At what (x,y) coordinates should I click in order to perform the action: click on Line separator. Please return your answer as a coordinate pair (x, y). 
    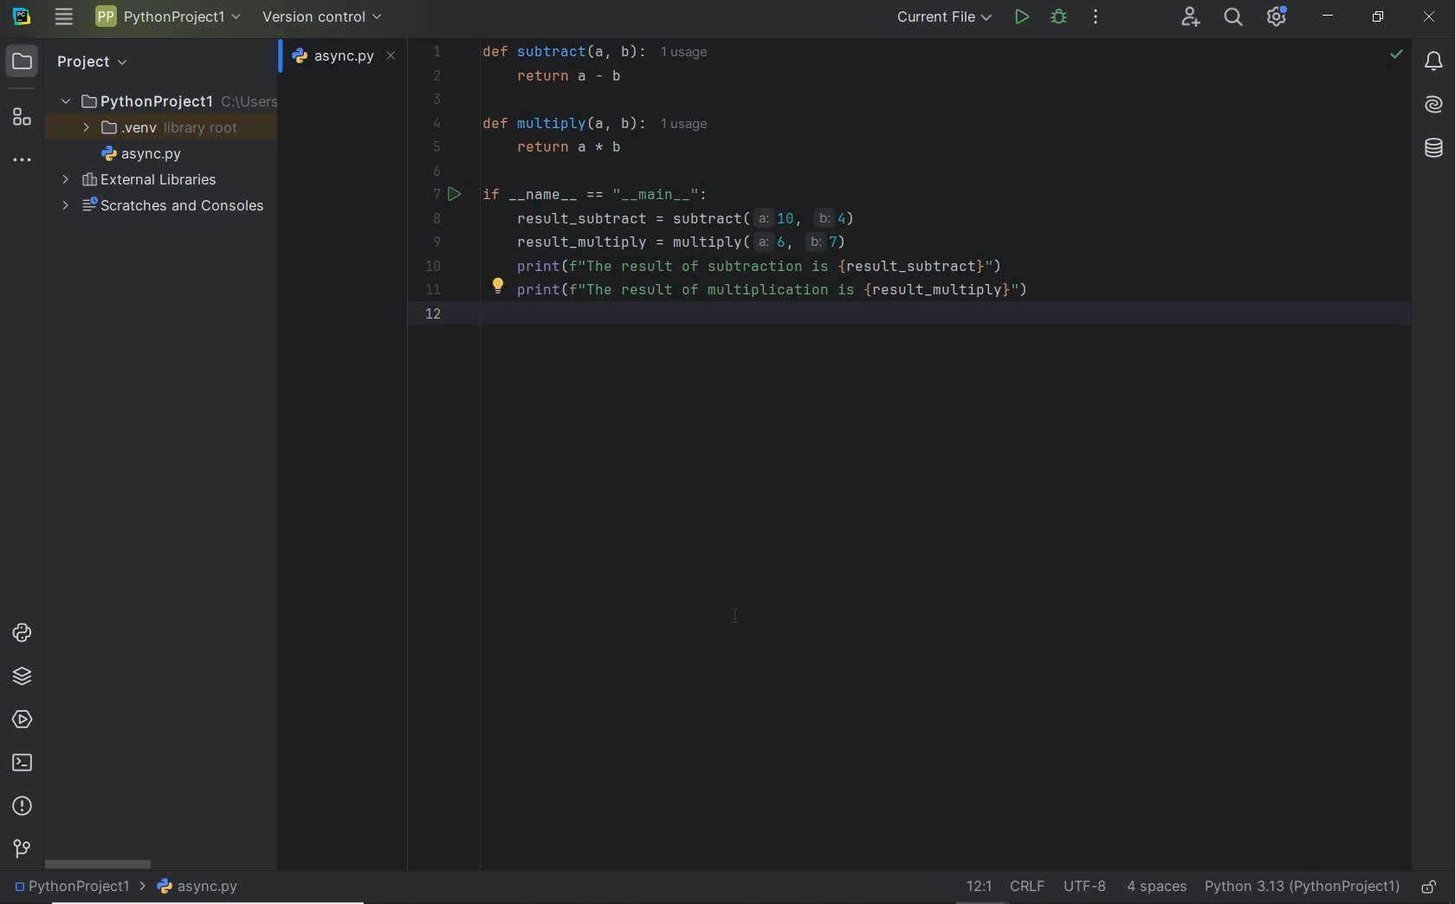
    Looking at the image, I should click on (1025, 887).